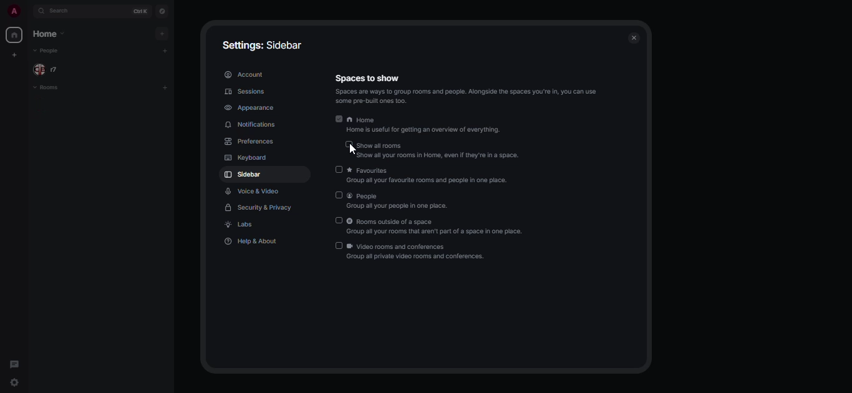  What do you see at coordinates (338, 170) in the screenshot?
I see `disabled` at bounding box center [338, 170].